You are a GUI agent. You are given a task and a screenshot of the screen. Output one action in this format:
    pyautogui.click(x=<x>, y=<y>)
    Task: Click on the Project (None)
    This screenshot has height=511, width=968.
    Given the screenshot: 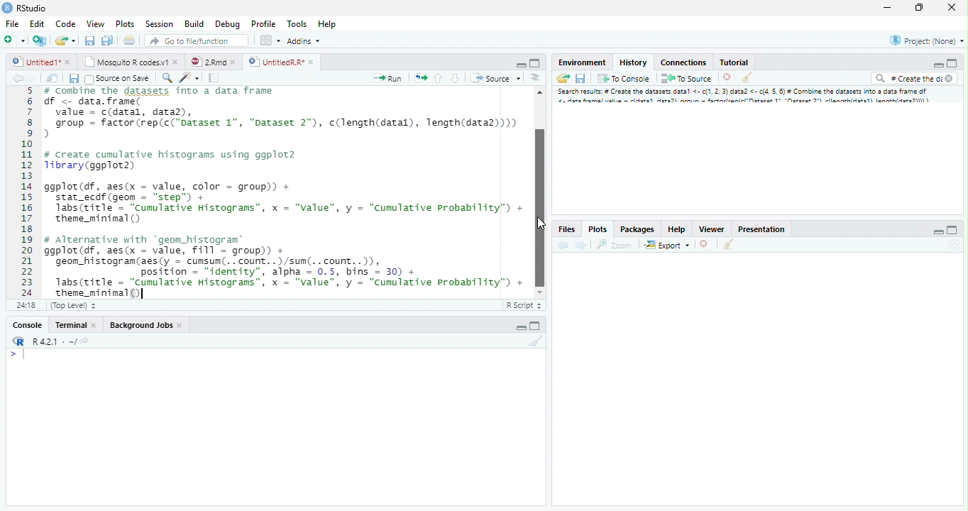 What is the action you would take?
    pyautogui.click(x=928, y=40)
    